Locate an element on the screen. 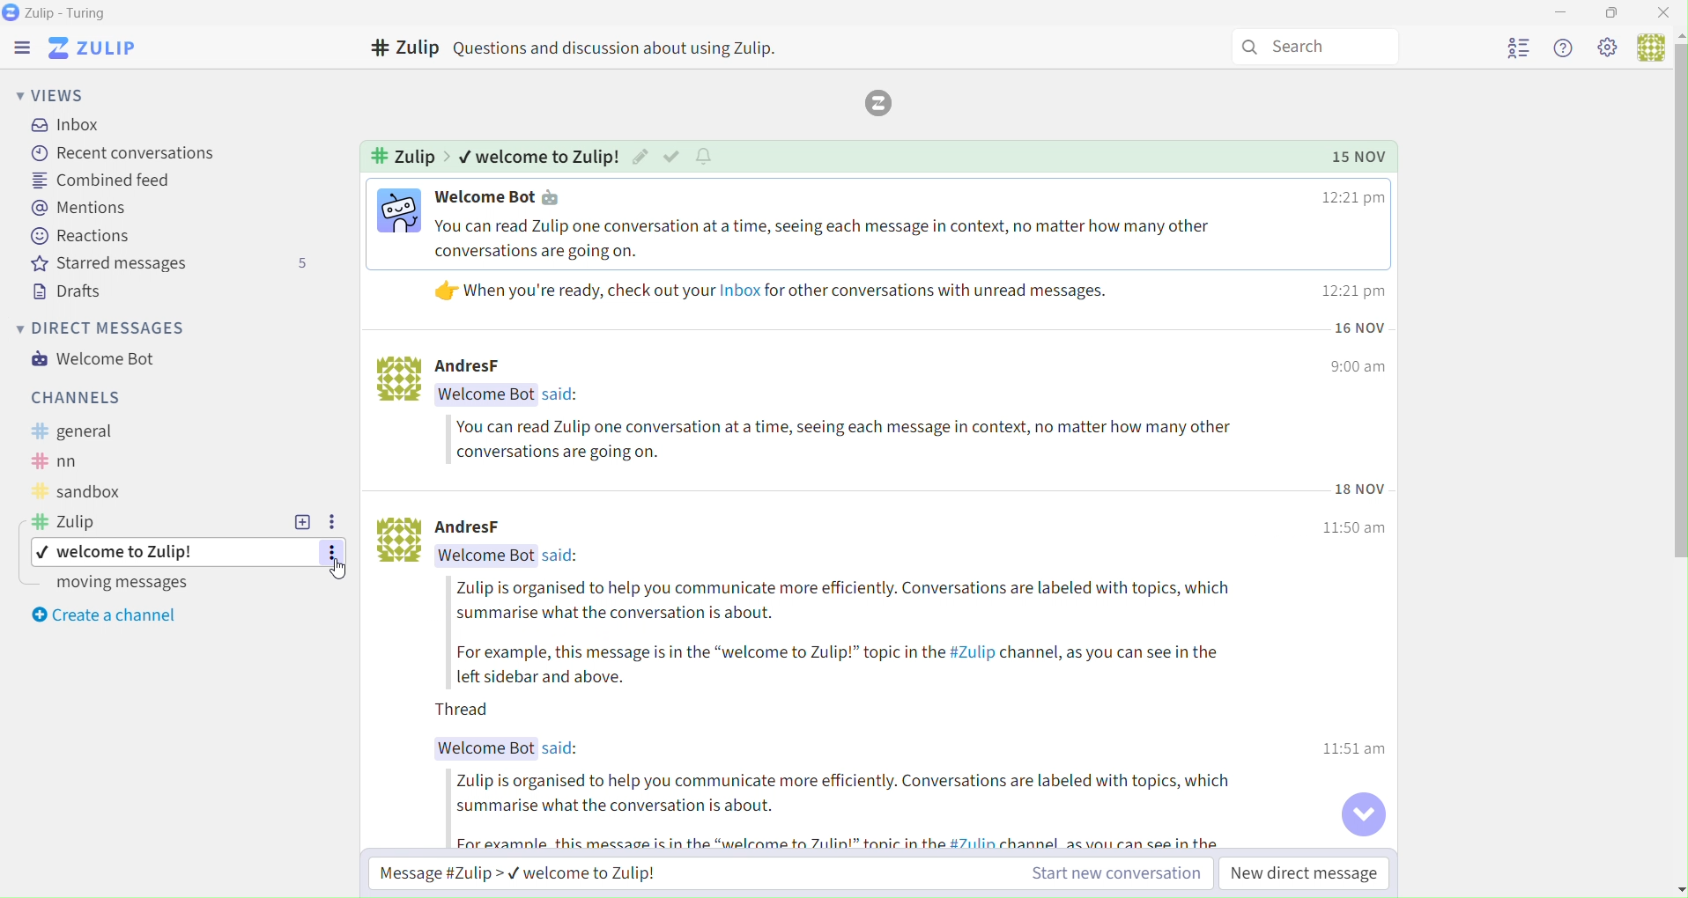  Drafts is located at coordinates (57, 291).